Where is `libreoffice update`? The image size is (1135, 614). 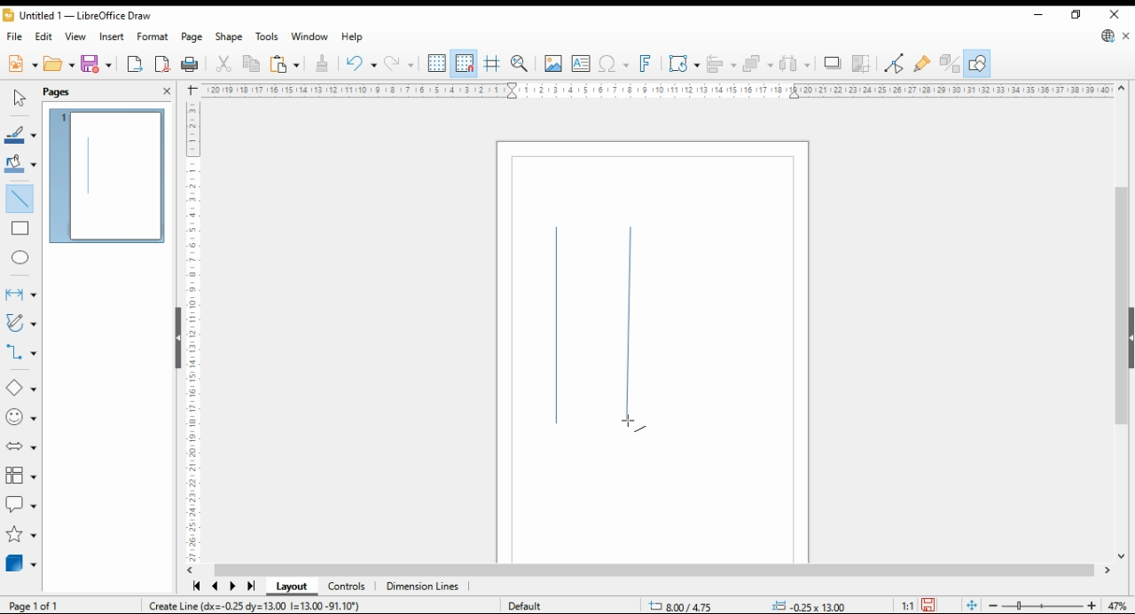
libreoffice update is located at coordinates (1107, 36).